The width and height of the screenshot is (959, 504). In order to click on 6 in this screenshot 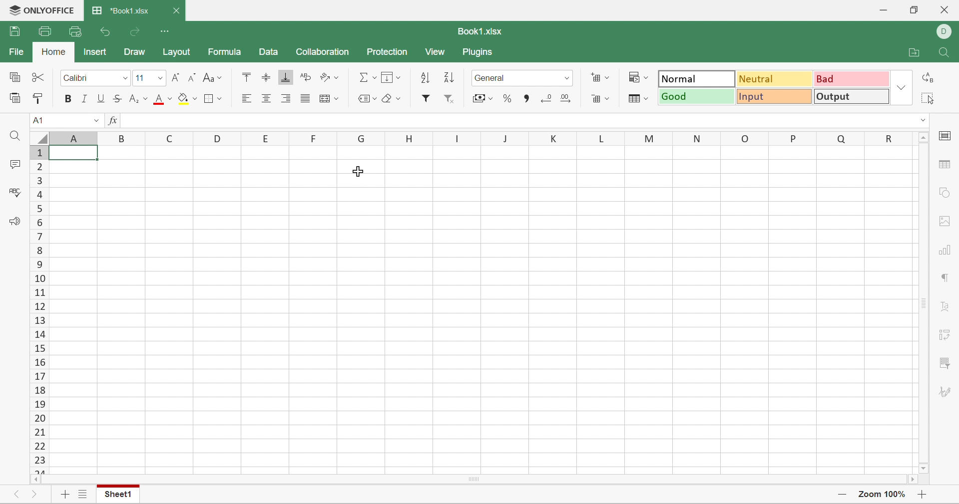, I will do `click(41, 221)`.